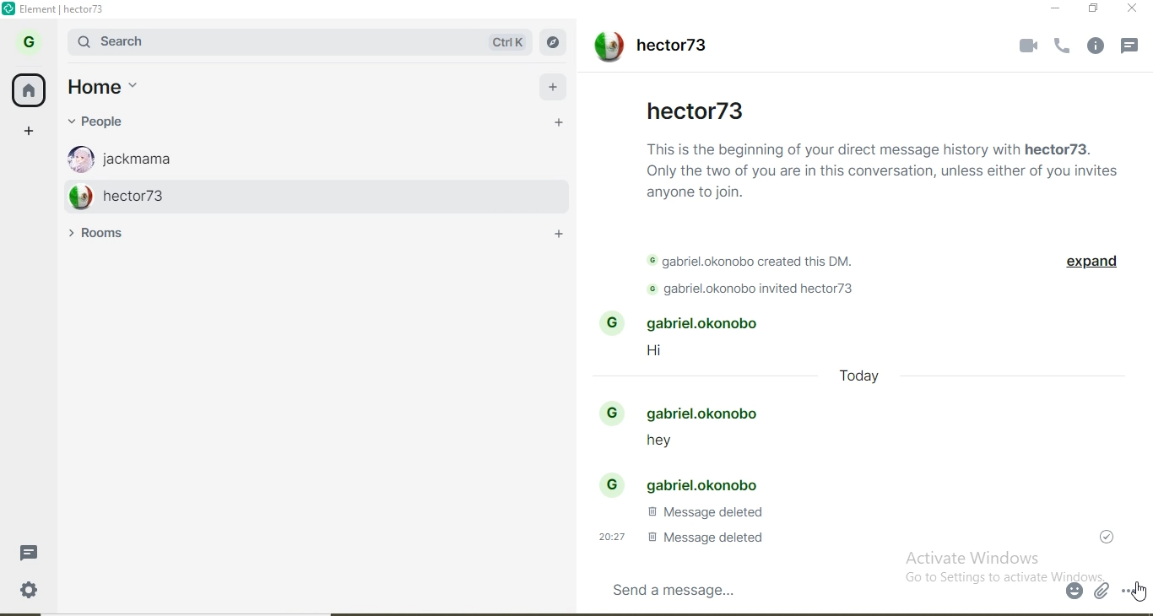  What do you see at coordinates (676, 537) in the screenshot?
I see `text 5` at bounding box center [676, 537].